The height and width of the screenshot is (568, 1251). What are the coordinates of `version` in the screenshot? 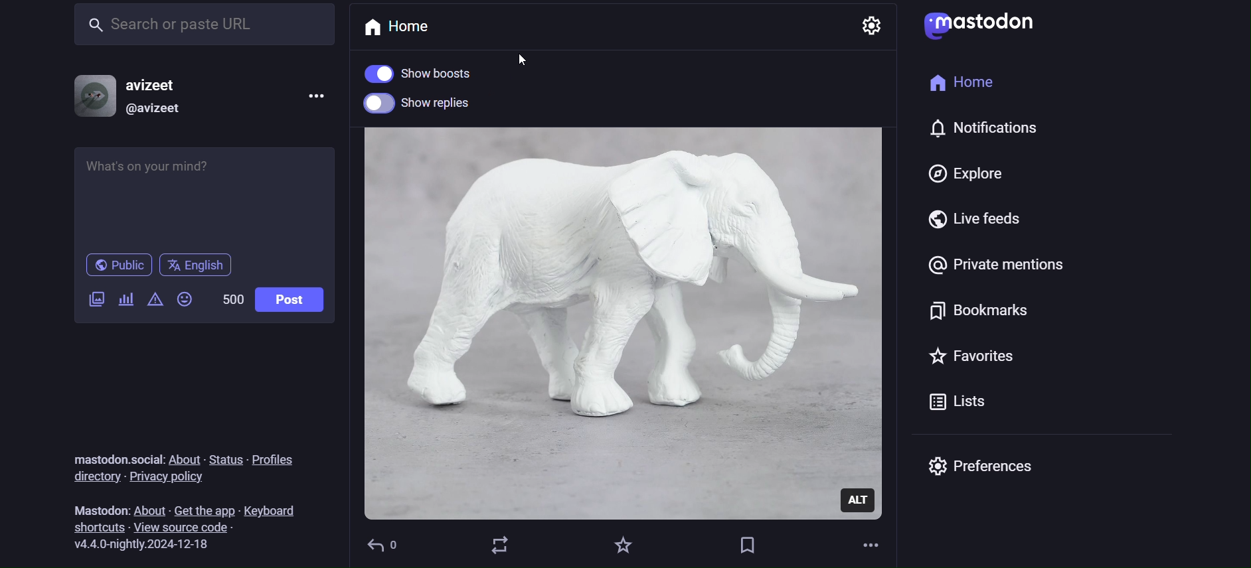 It's located at (149, 545).